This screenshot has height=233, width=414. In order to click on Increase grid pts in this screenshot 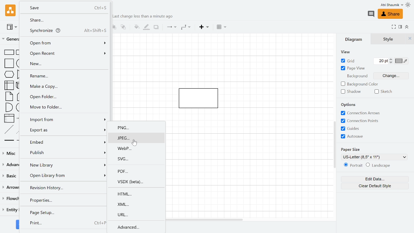, I will do `click(391, 59)`.